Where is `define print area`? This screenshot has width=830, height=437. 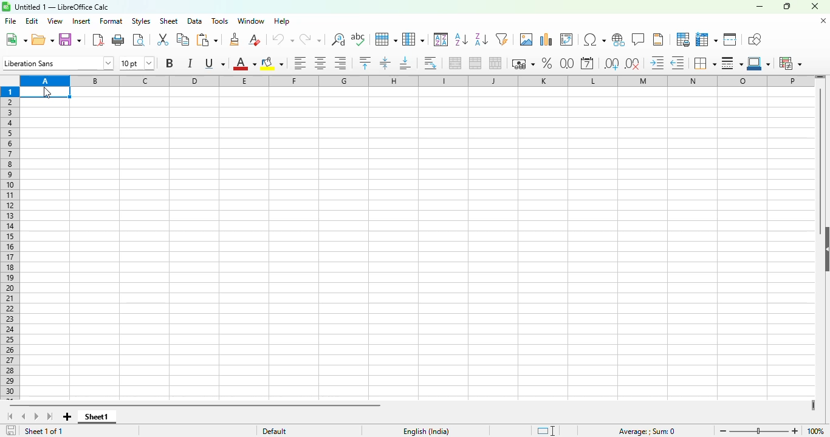
define print area is located at coordinates (682, 39).